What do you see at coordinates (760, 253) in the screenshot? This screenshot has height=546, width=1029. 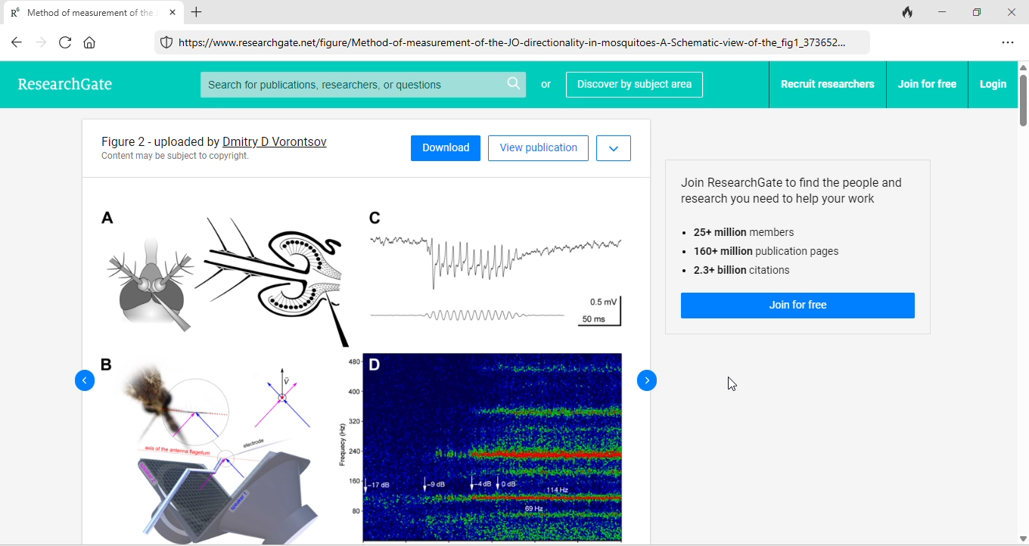 I see `«160+ million publication pages` at bounding box center [760, 253].